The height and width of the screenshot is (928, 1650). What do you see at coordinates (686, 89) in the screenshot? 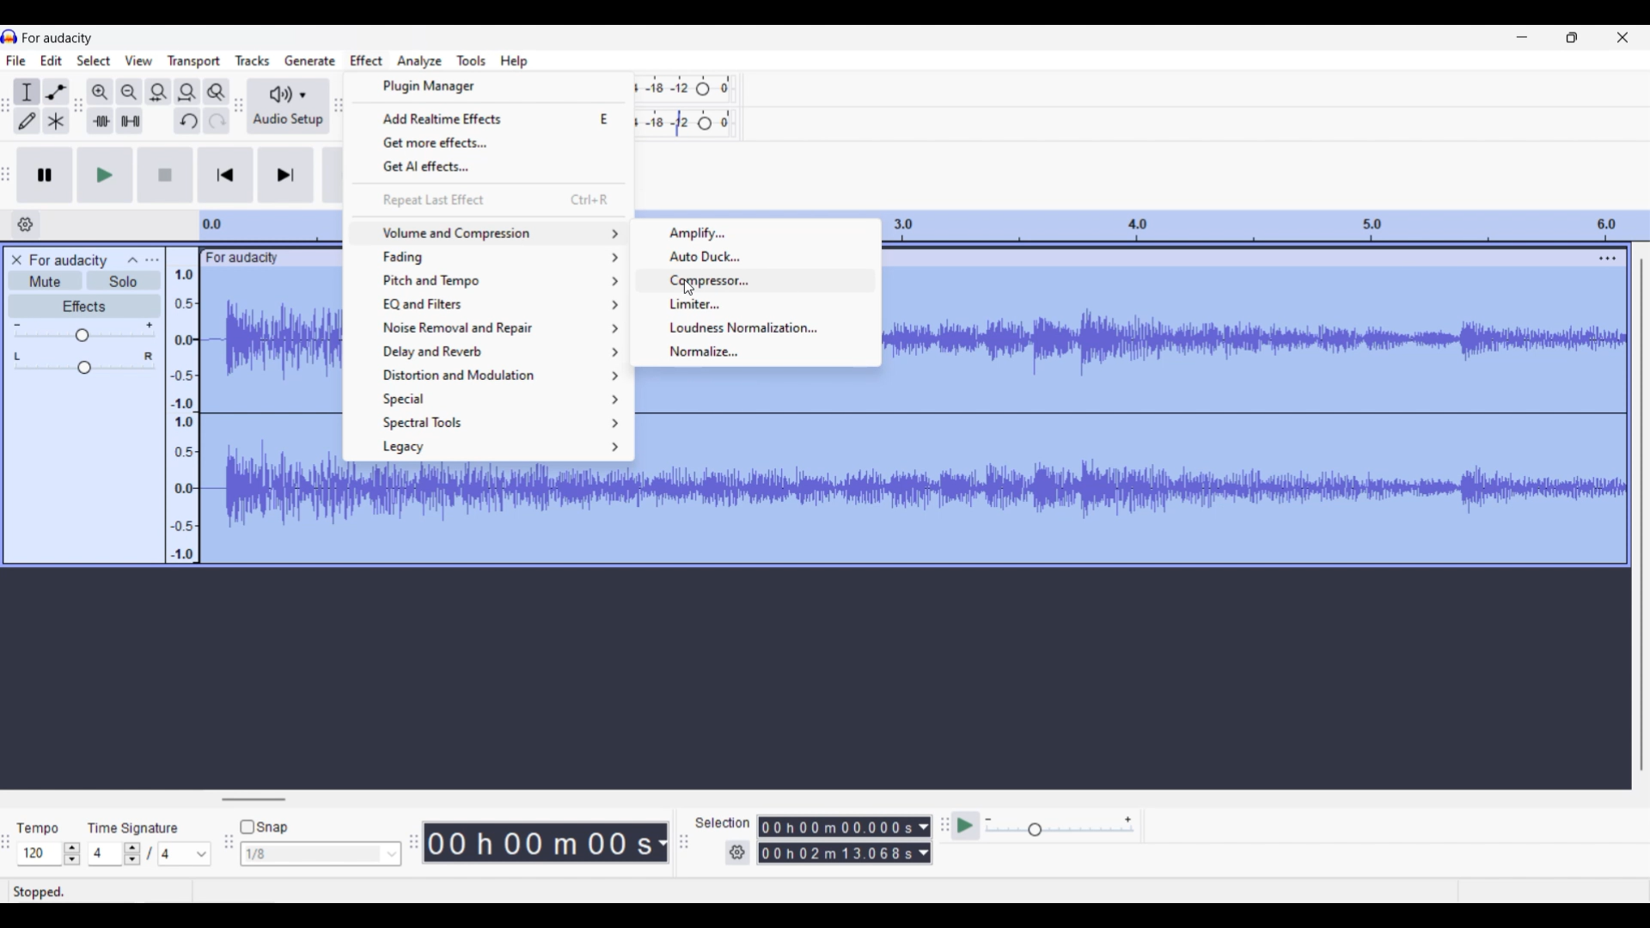
I see `Recording level` at bounding box center [686, 89].